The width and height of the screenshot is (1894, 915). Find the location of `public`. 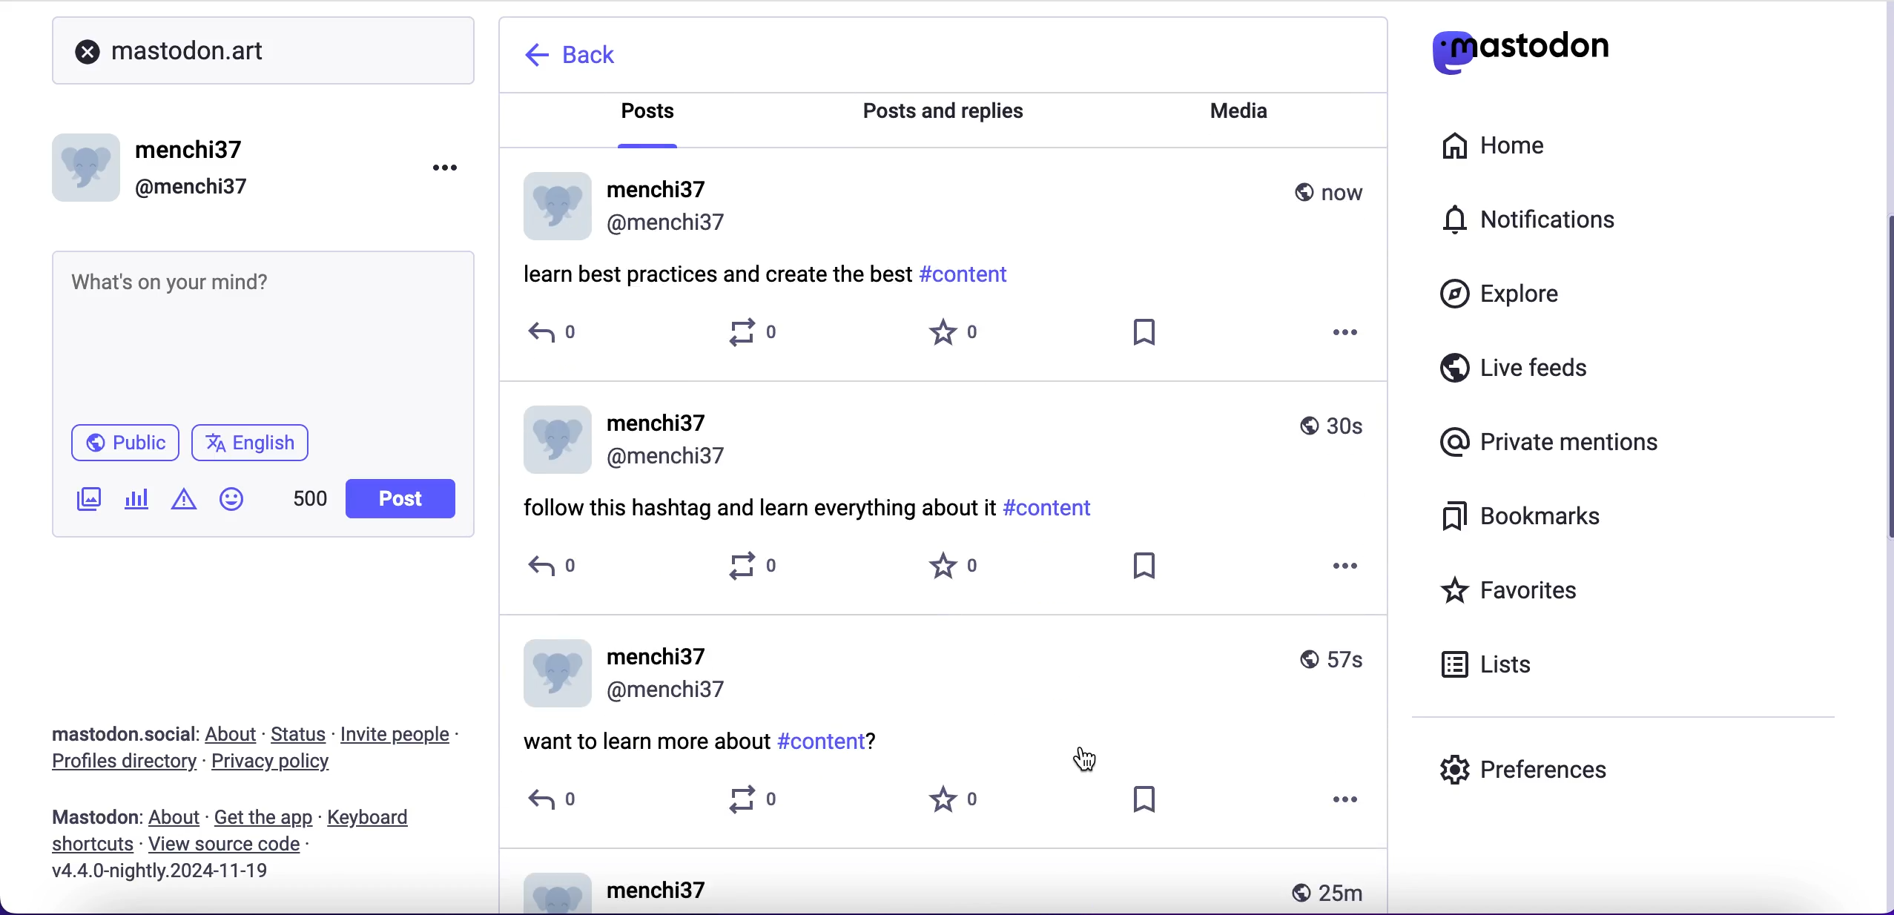

public is located at coordinates (123, 445).